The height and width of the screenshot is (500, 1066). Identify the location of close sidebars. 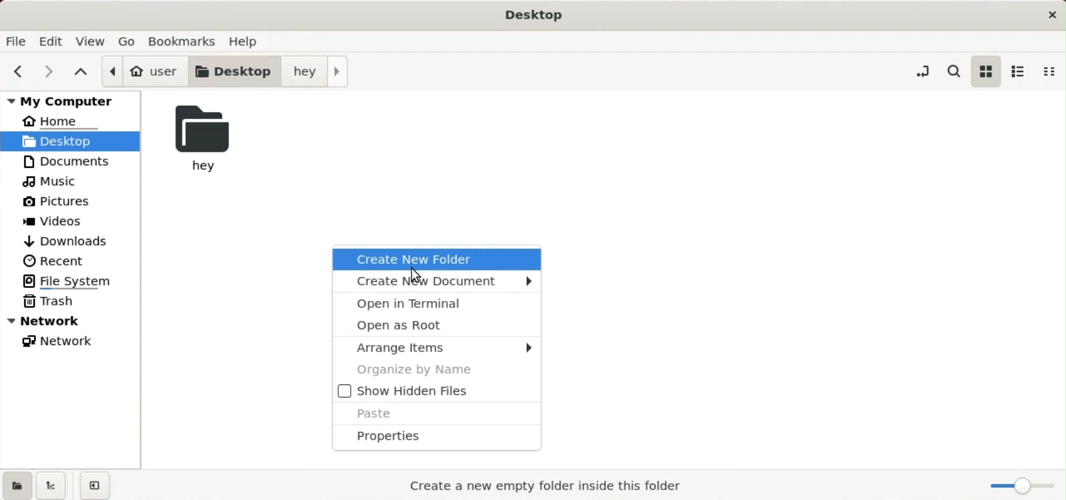
(96, 486).